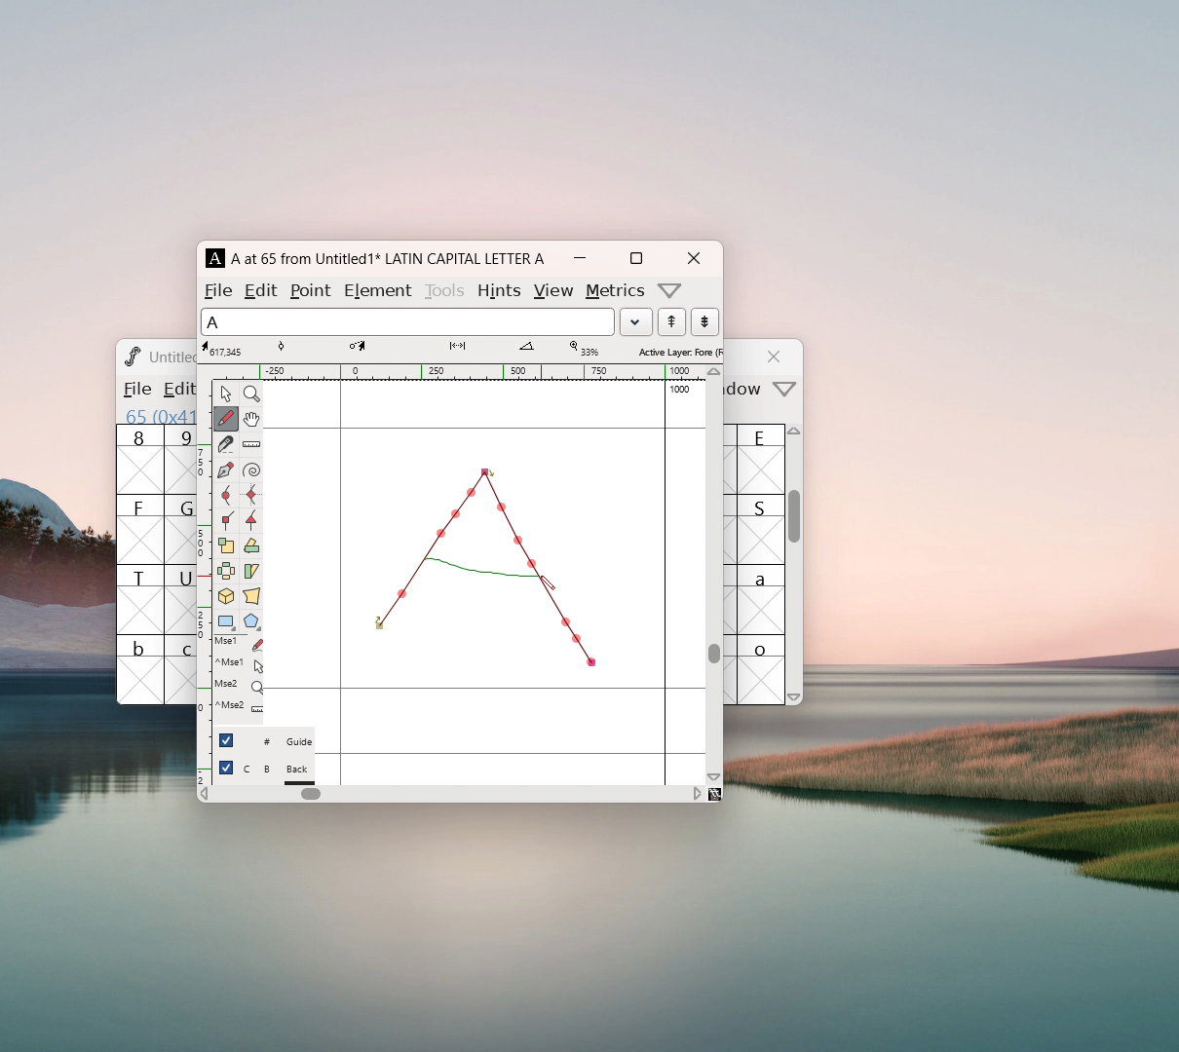 The width and height of the screenshot is (1179, 1052). What do you see at coordinates (485, 689) in the screenshot?
I see `baseline` at bounding box center [485, 689].